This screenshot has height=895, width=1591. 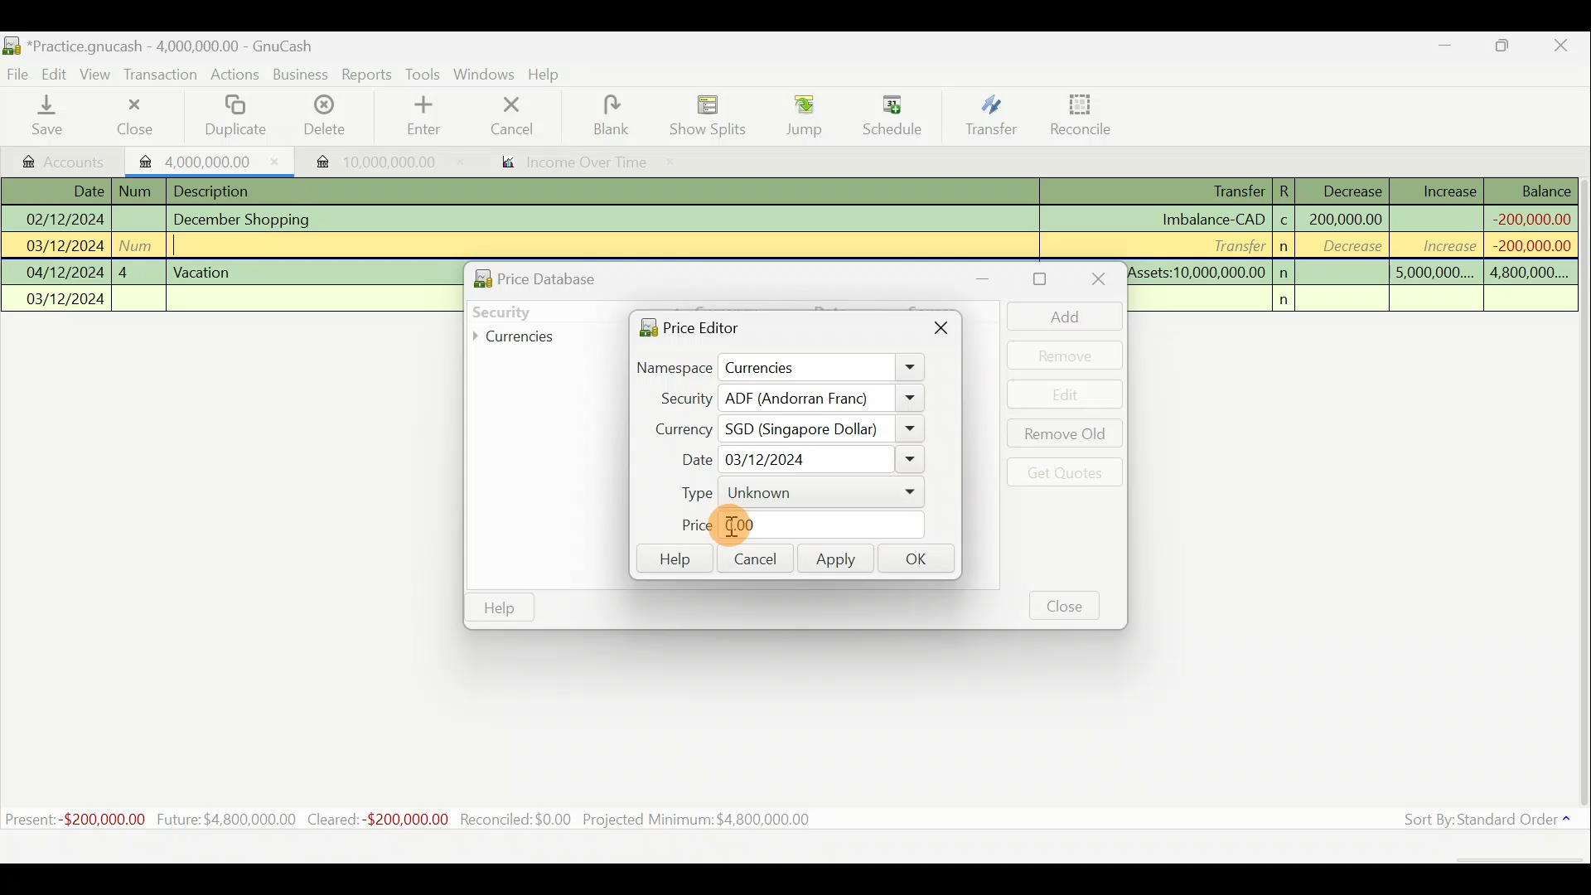 What do you see at coordinates (65, 273) in the screenshot?
I see `04/12/2024` at bounding box center [65, 273].